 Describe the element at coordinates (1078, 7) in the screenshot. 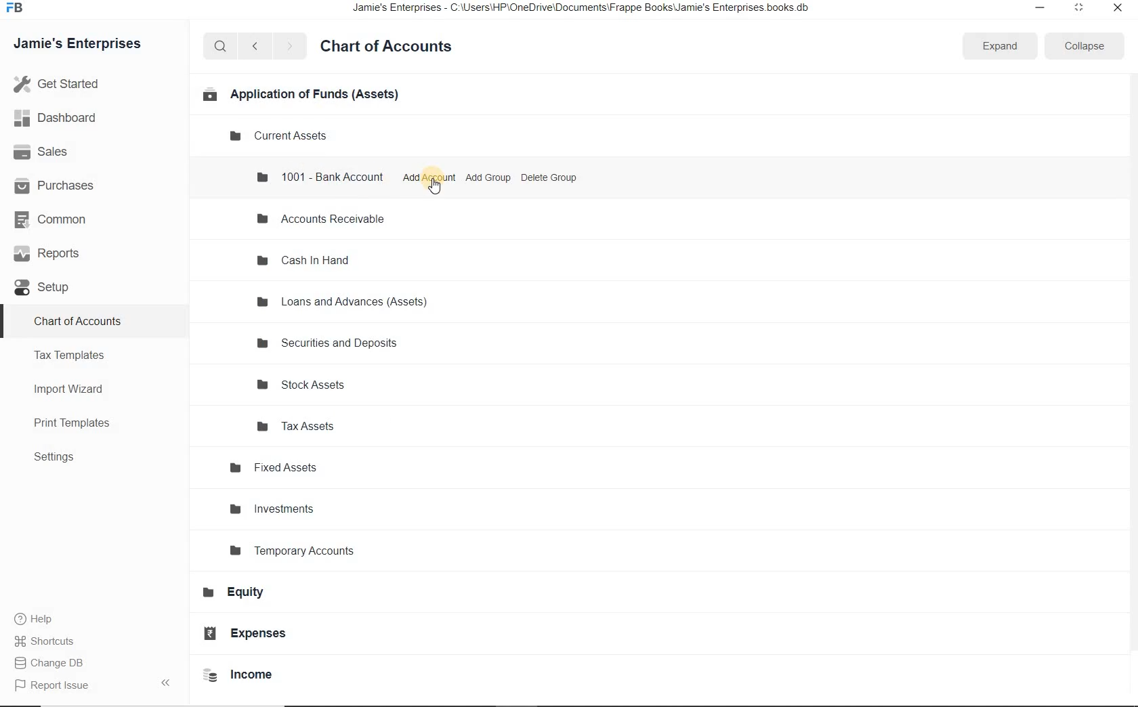

I see `maximize` at that location.